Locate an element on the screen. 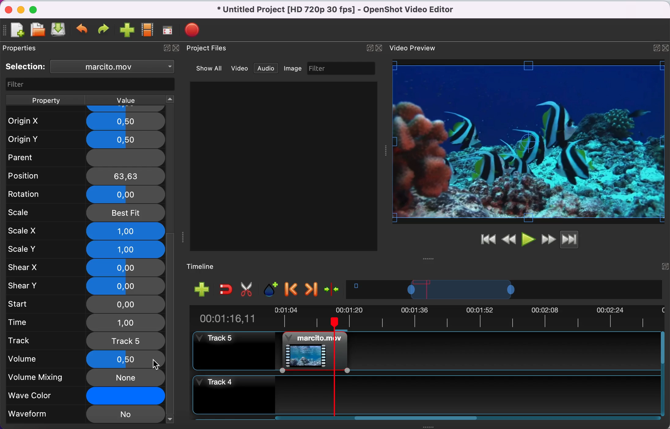  previous marker is located at coordinates (292, 290).